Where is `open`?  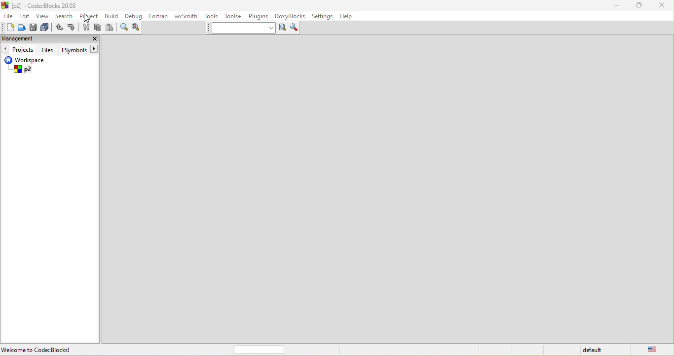
open is located at coordinates (20, 29).